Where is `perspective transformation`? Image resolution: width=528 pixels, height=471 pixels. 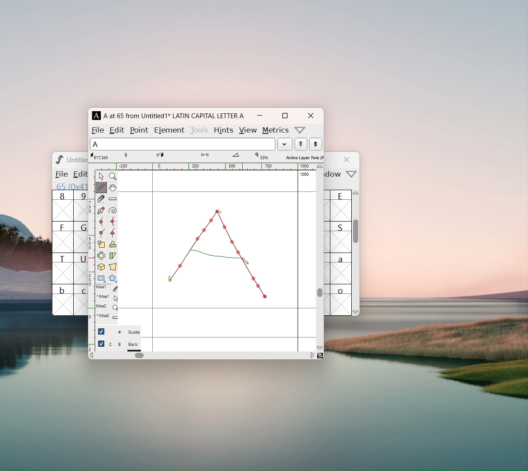
perspective transformation is located at coordinates (113, 268).